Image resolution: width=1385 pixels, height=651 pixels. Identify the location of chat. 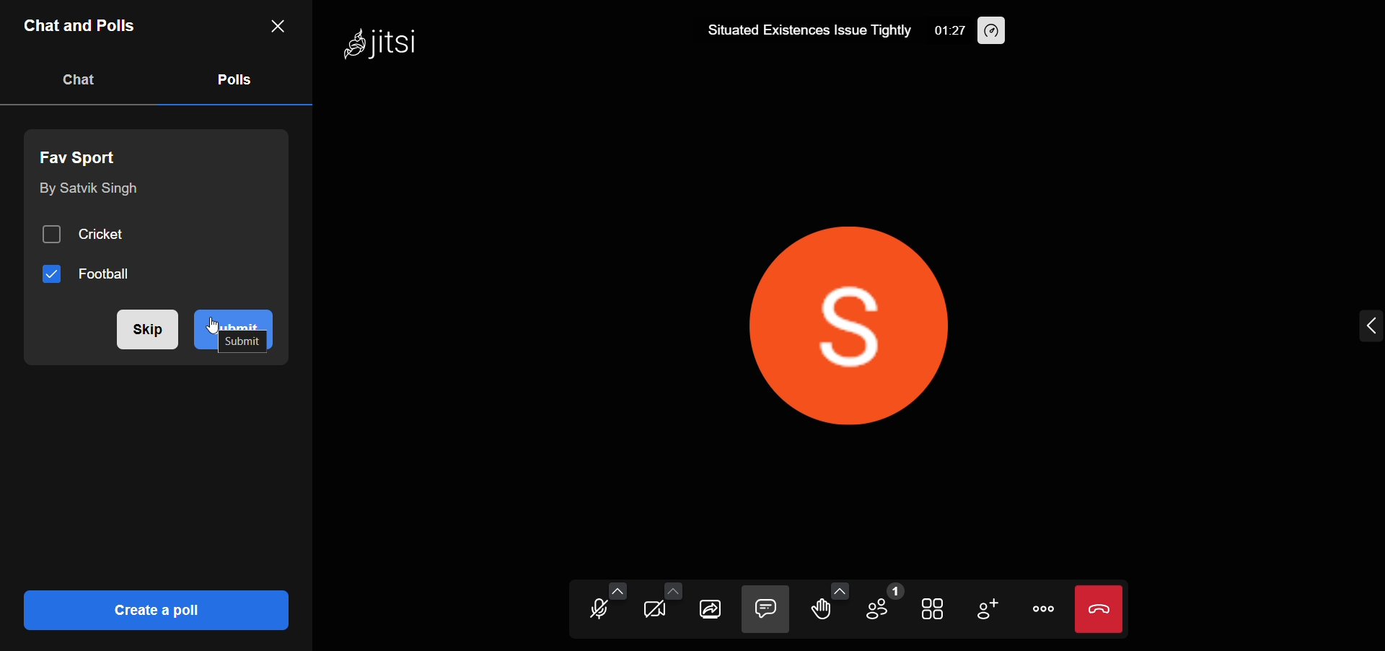
(767, 608).